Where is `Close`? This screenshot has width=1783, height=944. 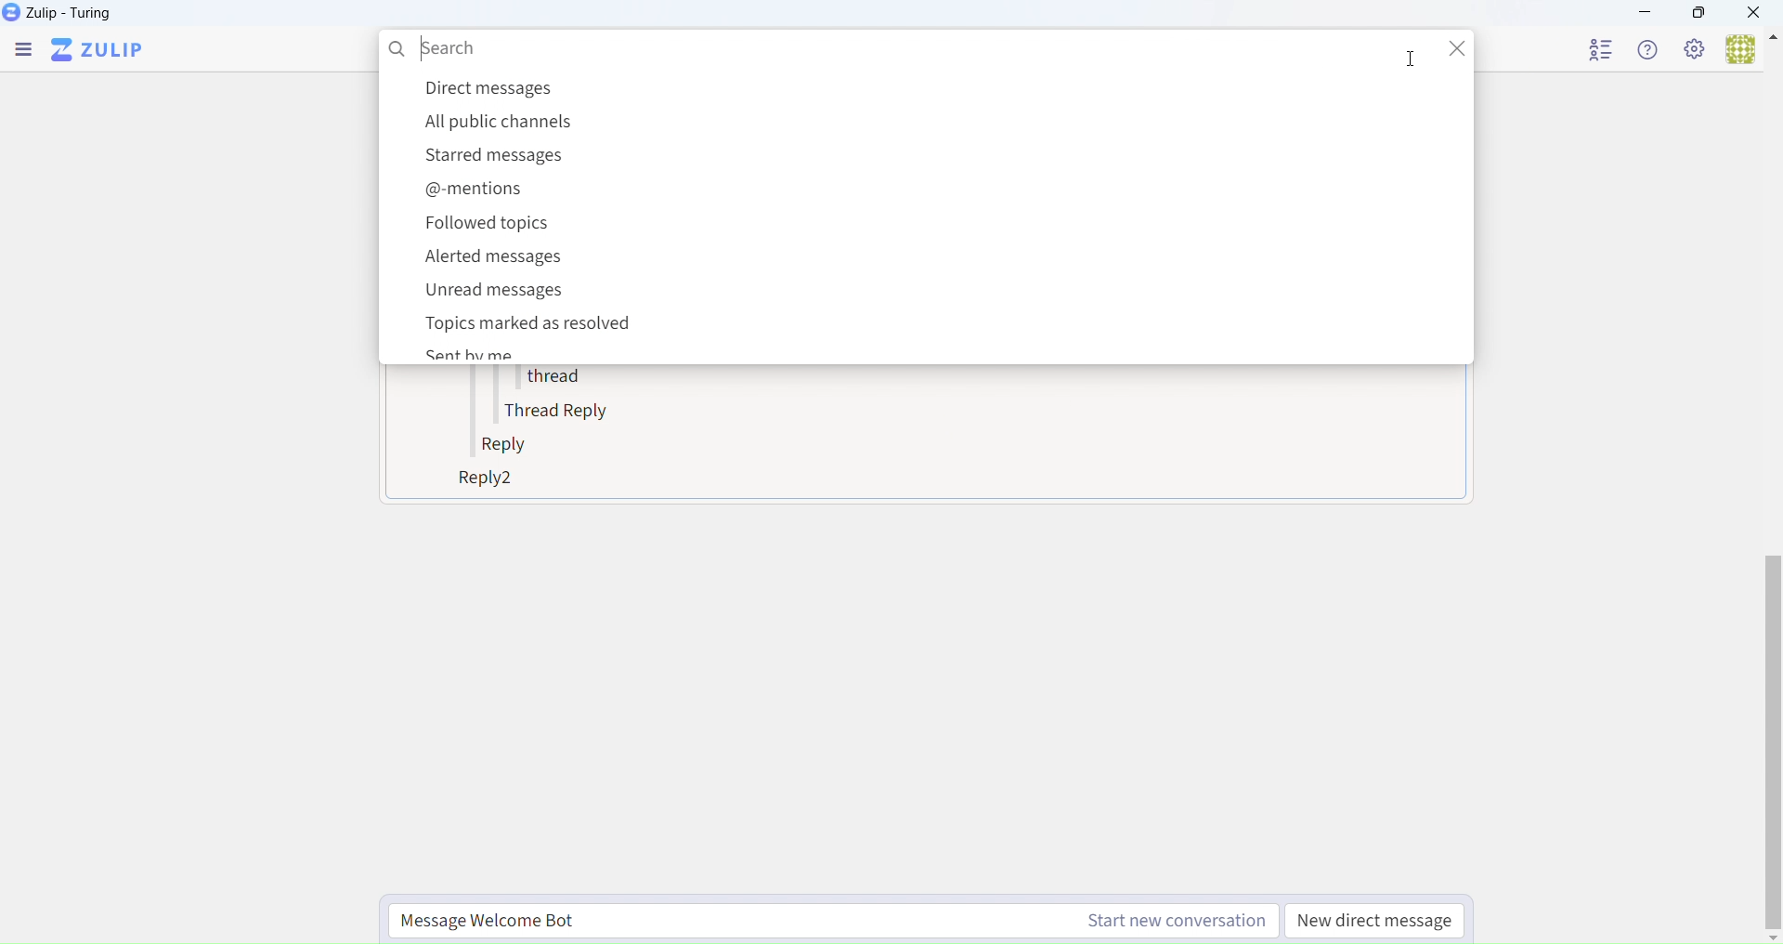
Close is located at coordinates (1759, 12).